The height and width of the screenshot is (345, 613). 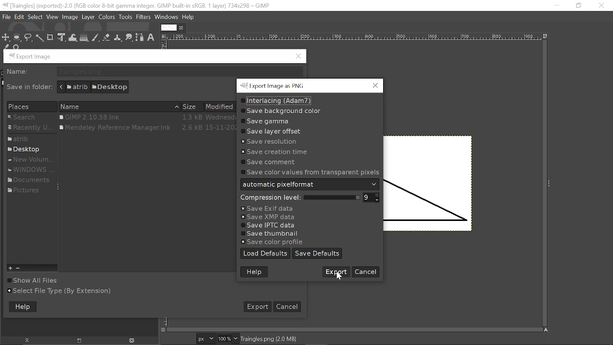 What do you see at coordinates (70, 18) in the screenshot?
I see `Image` at bounding box center [70, 18].